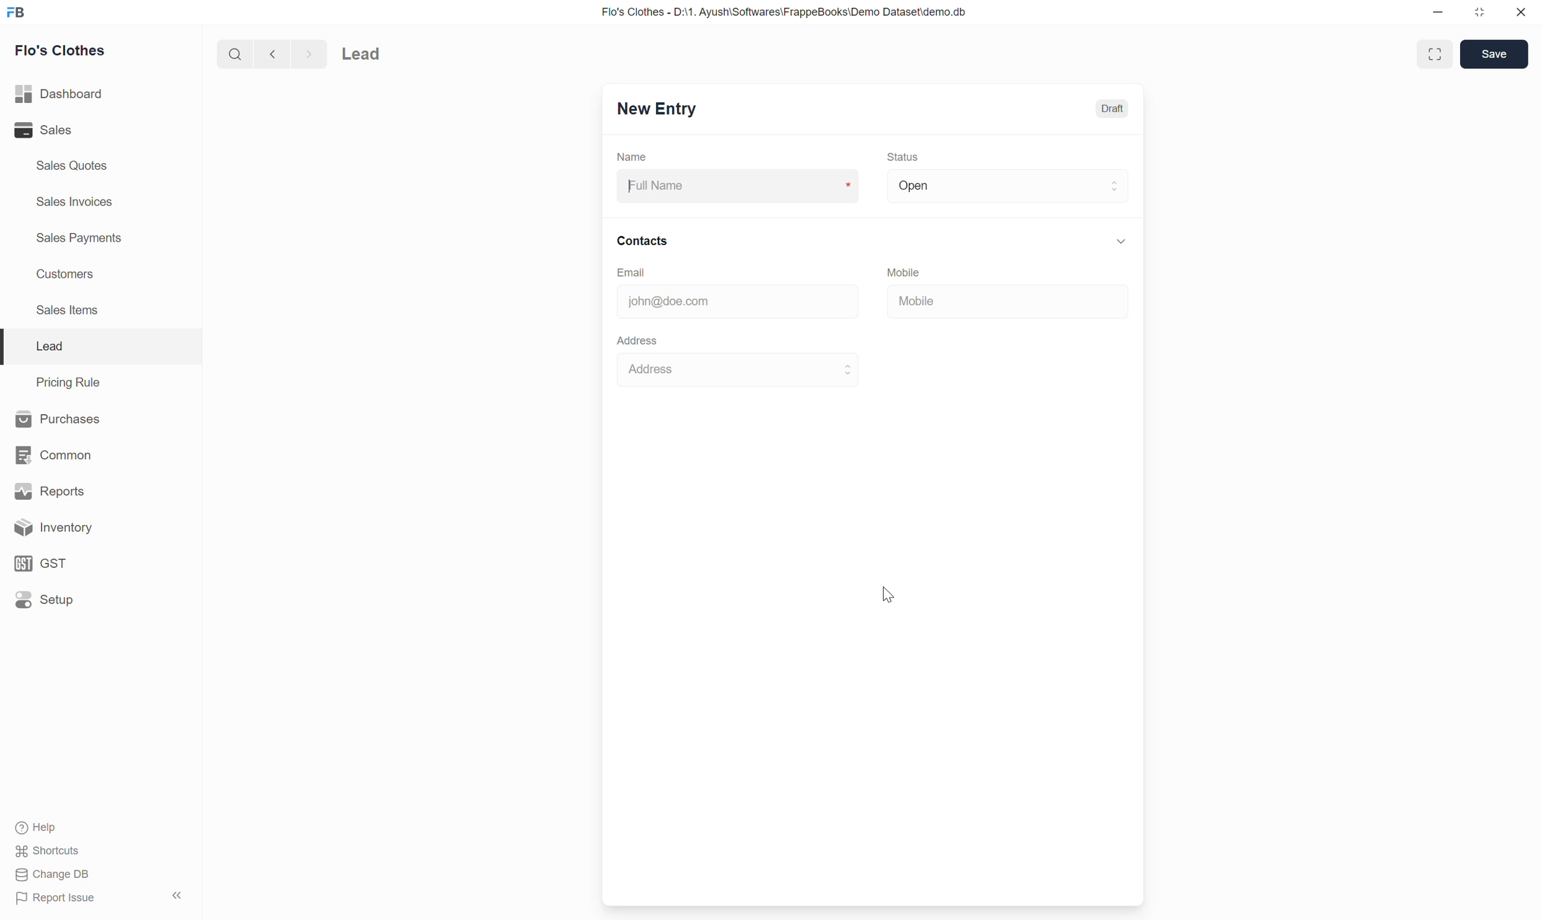 This screenshot has height=920, width=1542. Describe the element at coordinates (45, 490) in the screenshot. I see ` Reports` at that location.